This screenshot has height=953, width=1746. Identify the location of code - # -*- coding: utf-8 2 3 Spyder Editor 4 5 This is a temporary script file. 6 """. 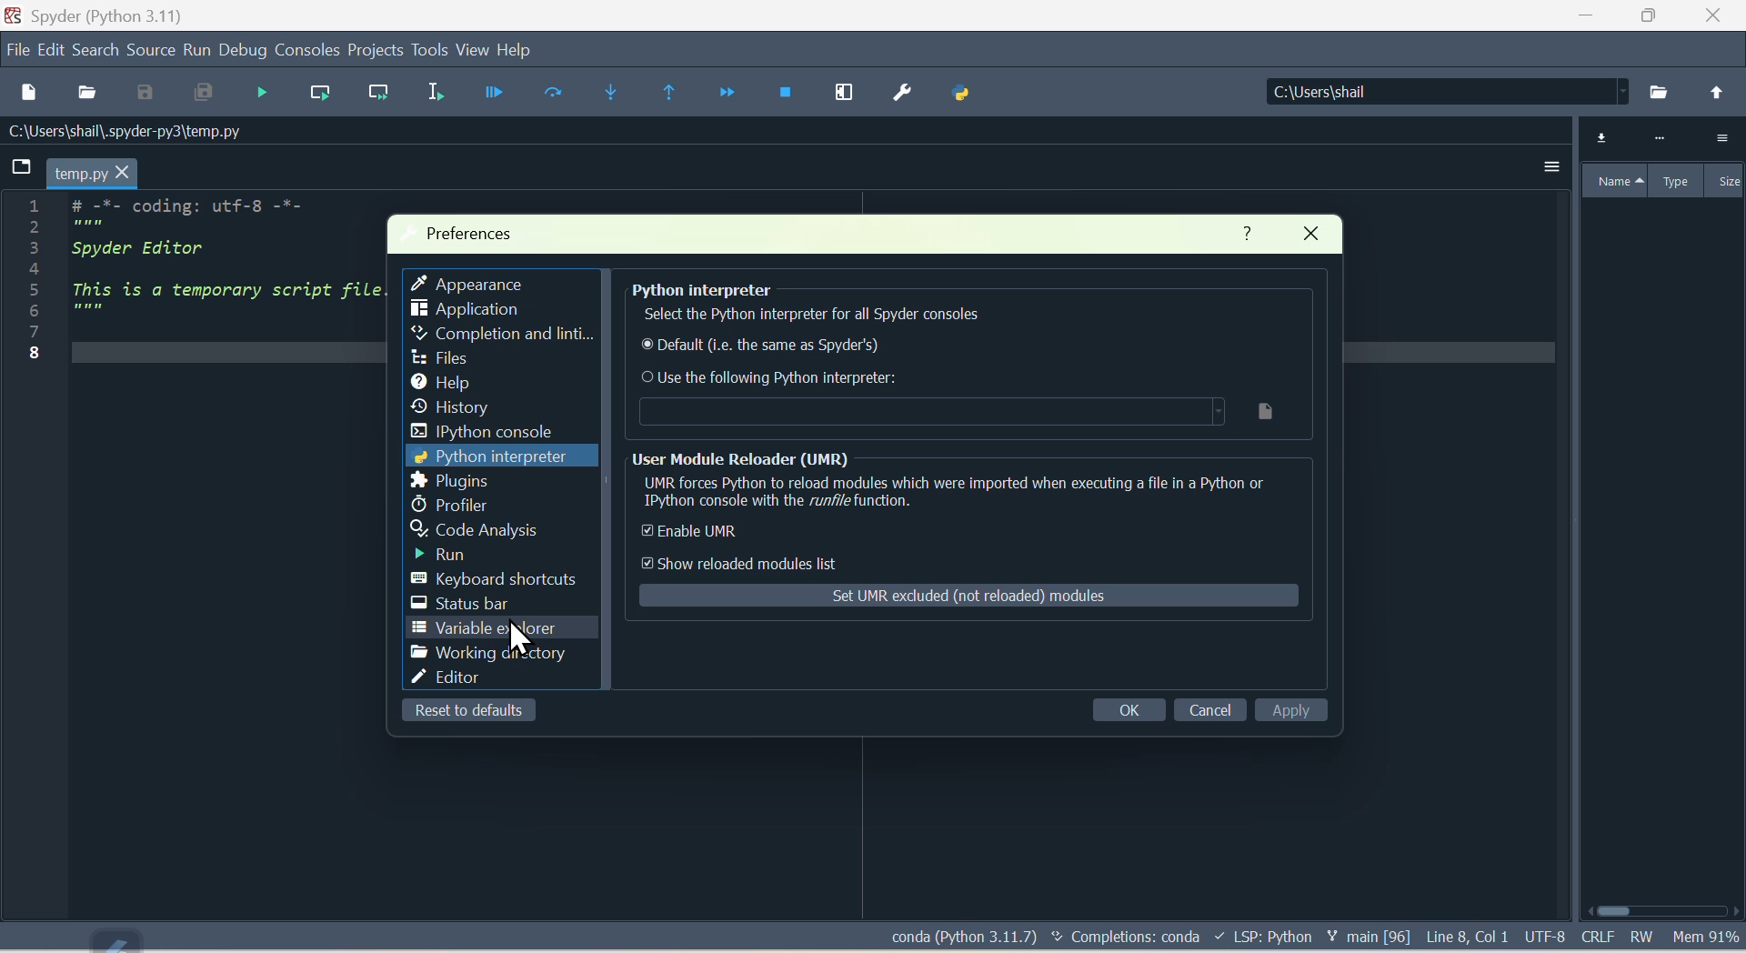
(190, 275).